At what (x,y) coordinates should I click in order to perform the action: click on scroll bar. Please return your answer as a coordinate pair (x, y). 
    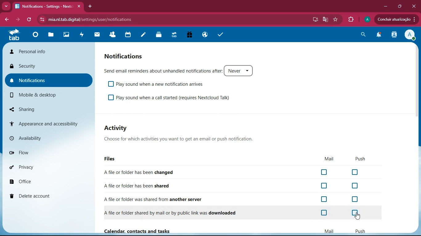
    Looking at the image, I should click on (417, 91).